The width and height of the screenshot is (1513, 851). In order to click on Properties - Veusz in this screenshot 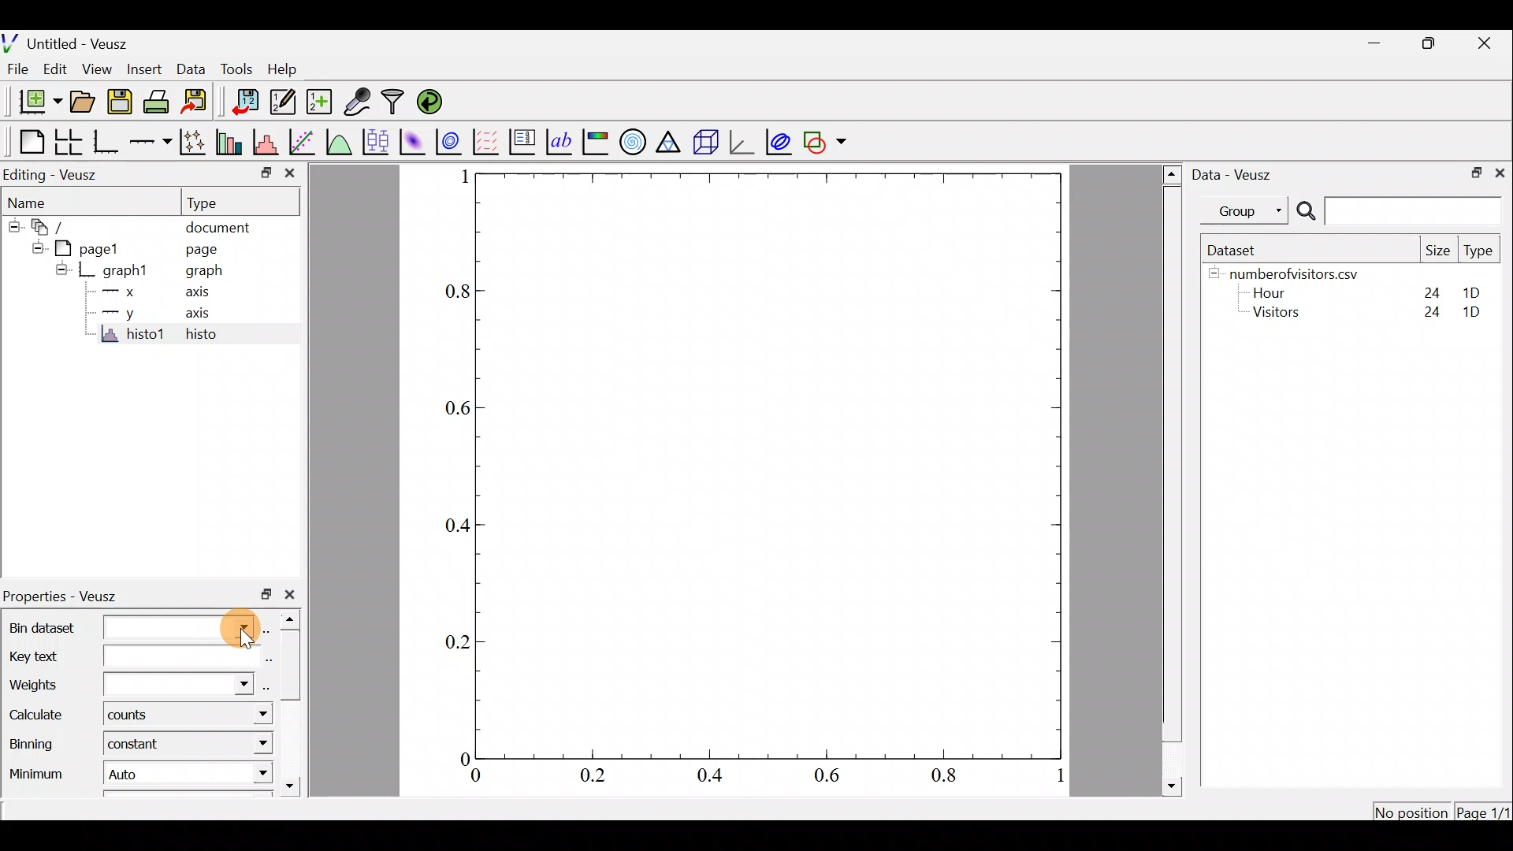, I will do `click(62, 597)`.